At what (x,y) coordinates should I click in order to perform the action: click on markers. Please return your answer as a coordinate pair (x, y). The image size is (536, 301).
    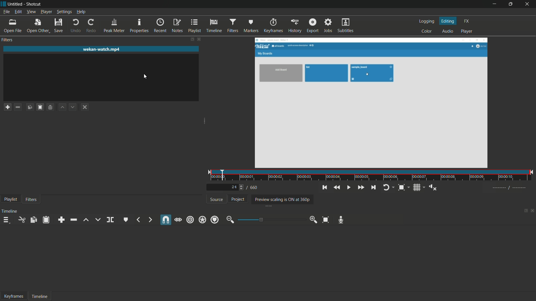
    Looking at the image, I should click on (252, 25).